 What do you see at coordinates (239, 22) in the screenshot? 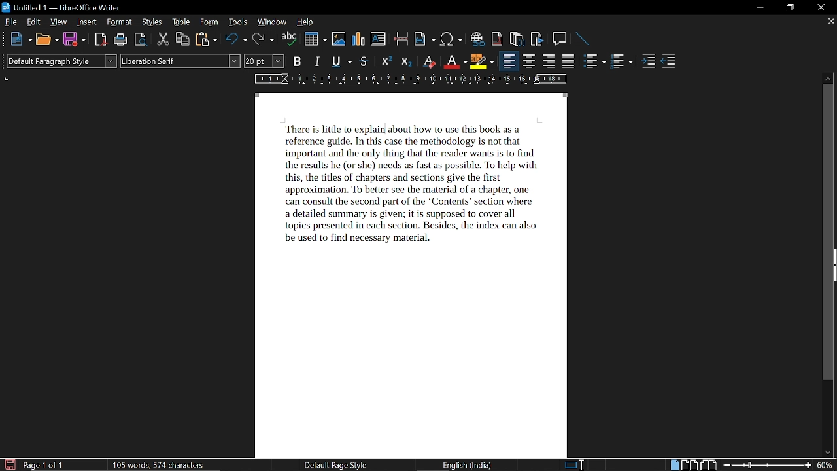
I see `tools` at bounding box center [239, 22].